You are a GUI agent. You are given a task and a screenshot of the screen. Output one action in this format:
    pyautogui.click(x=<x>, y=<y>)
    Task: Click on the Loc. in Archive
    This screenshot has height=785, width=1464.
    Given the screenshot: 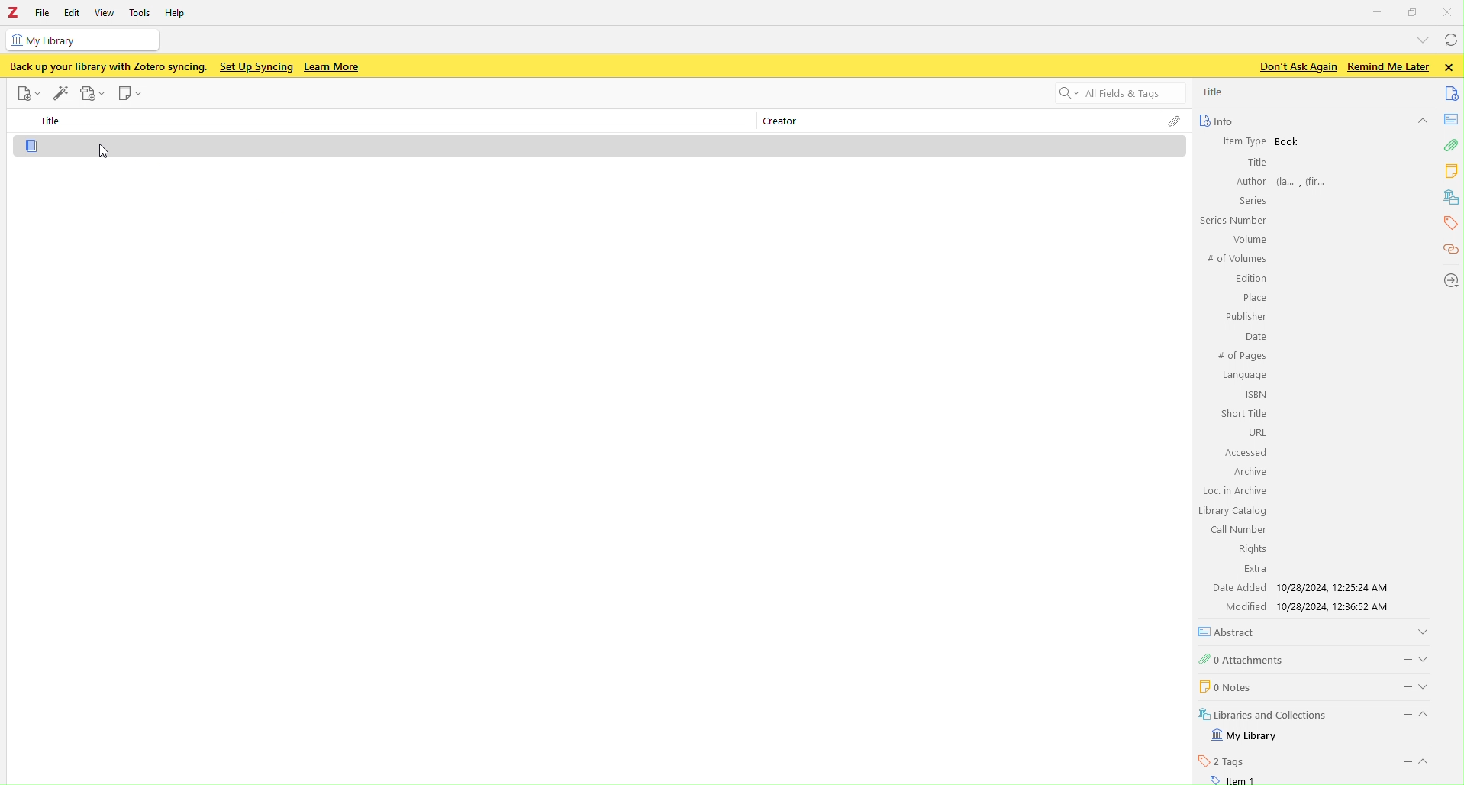 What is the action you would take?
    pyautogui.click(x=1235, y=491)
    